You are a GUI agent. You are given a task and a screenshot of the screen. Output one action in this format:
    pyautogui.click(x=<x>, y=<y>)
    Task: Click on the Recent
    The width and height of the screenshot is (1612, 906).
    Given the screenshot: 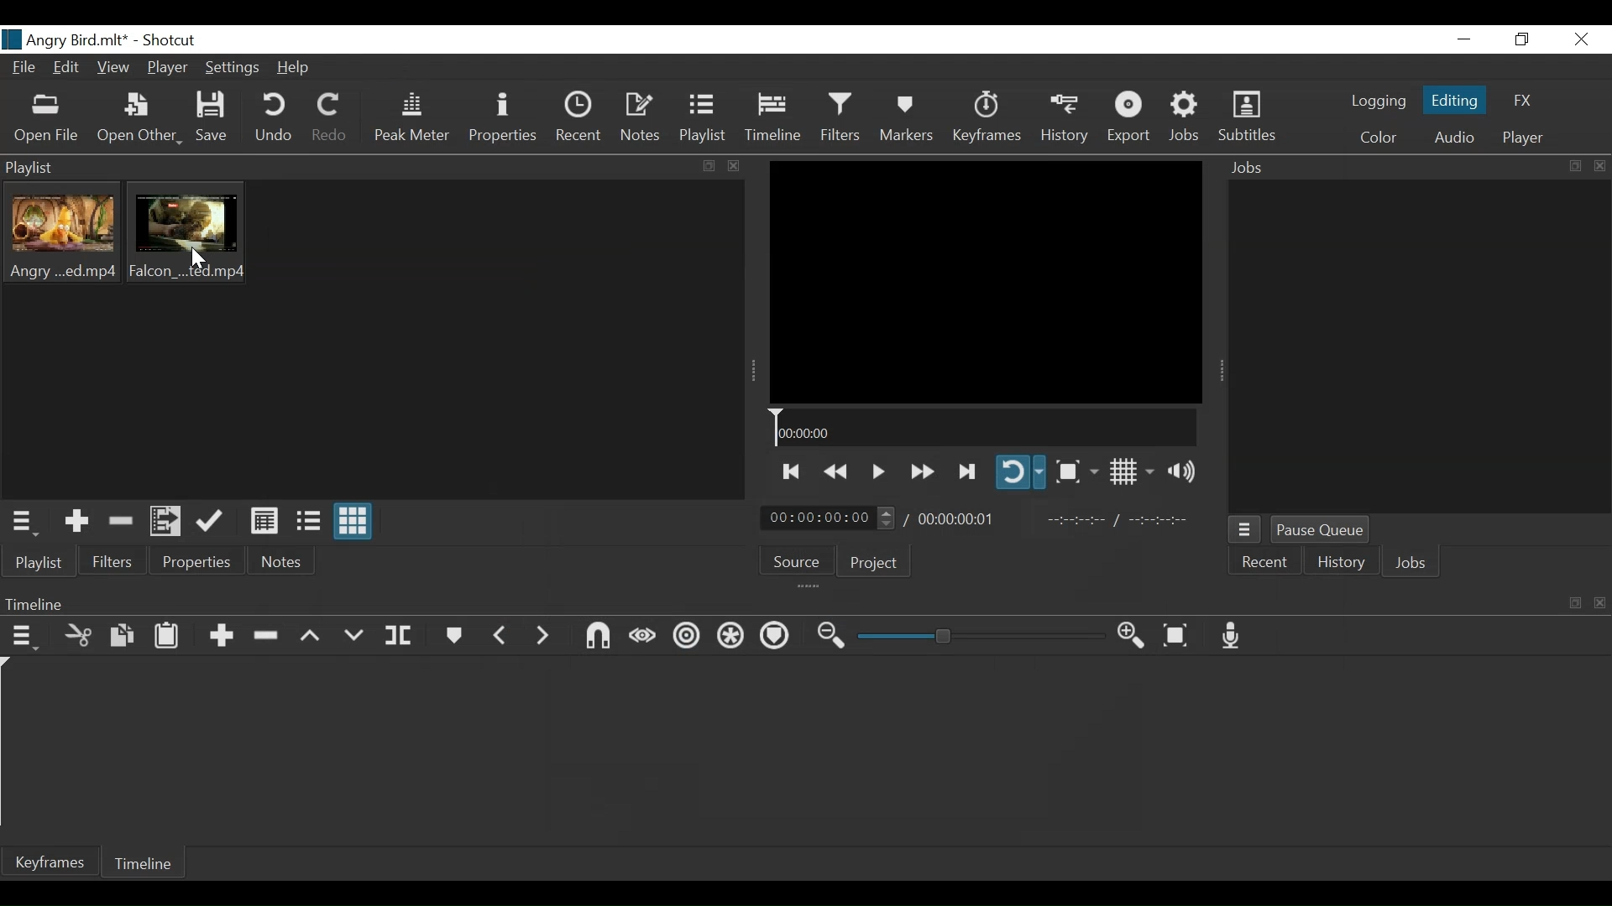 What is the action you would take?
    pyautogui.click(x=583, y=117)
    